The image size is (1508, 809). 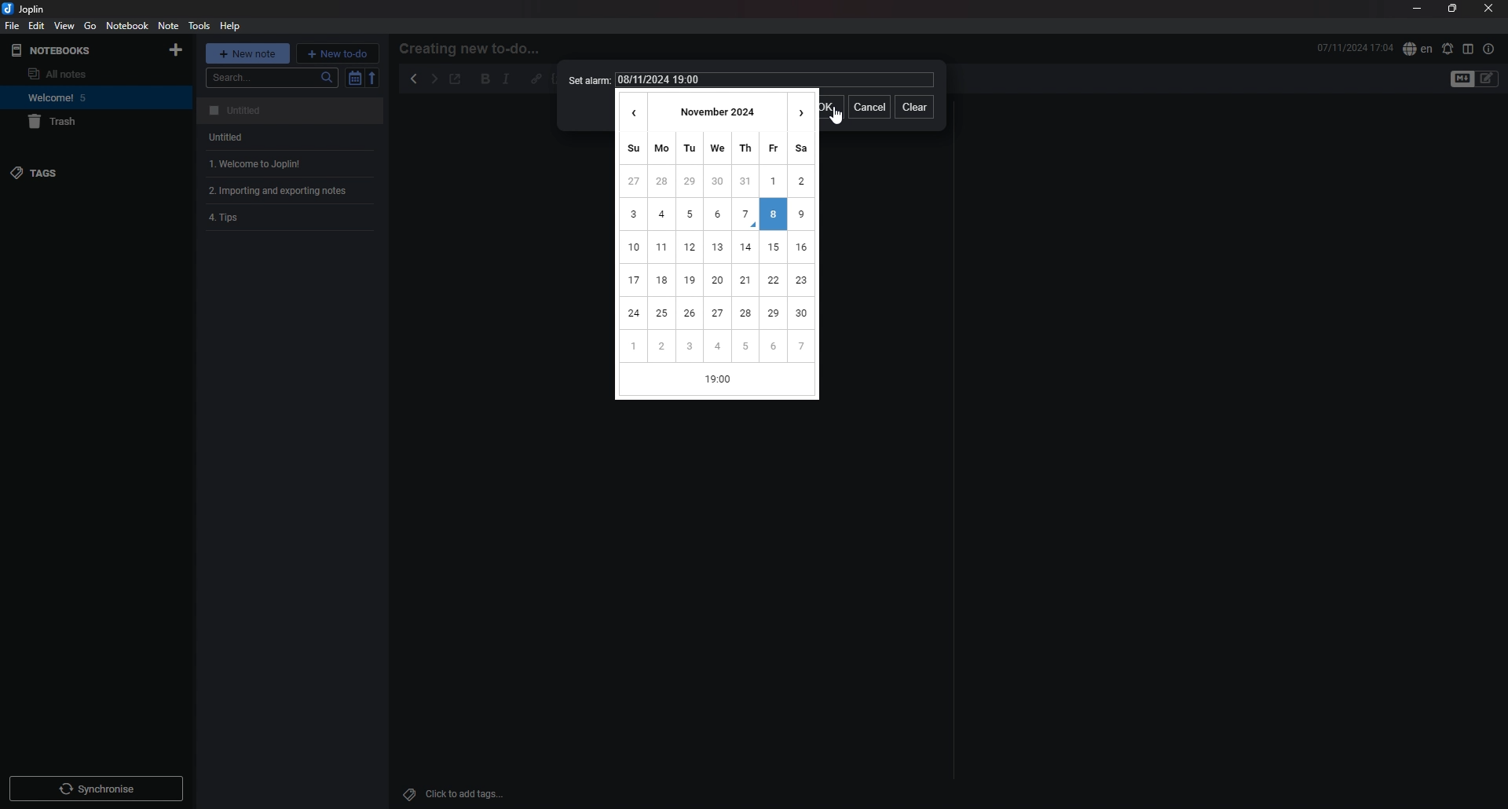 I want to click on italic, so click(x=507, y=79).